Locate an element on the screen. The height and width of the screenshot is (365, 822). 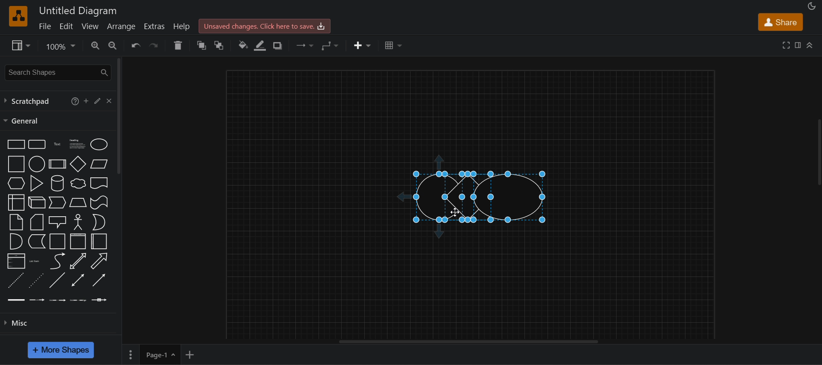
undo is located at coordinates (135, 45).